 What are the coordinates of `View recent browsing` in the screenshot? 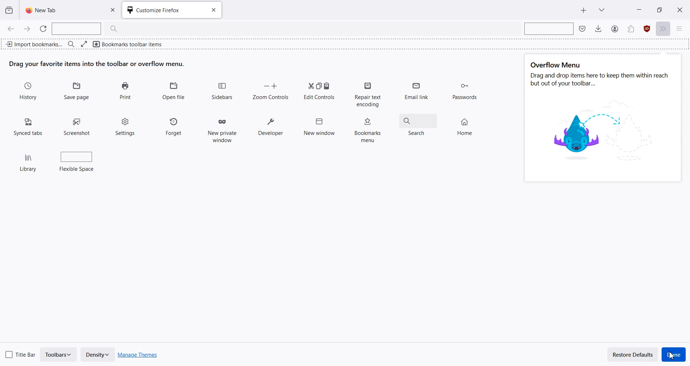 It's located at (9, 10).